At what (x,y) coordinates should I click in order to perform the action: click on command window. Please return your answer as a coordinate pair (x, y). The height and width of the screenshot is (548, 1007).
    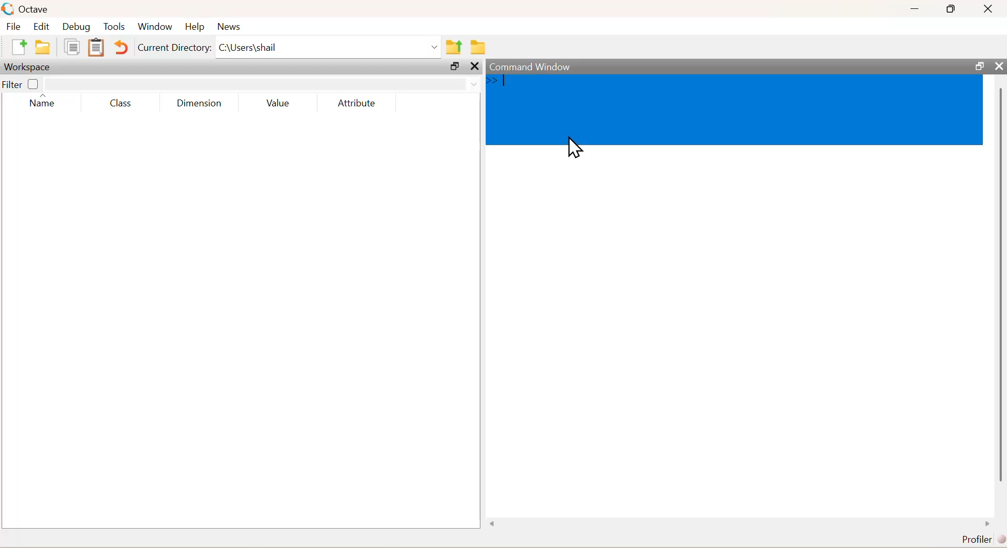
    Looking at the image, I should click on (531, 67).